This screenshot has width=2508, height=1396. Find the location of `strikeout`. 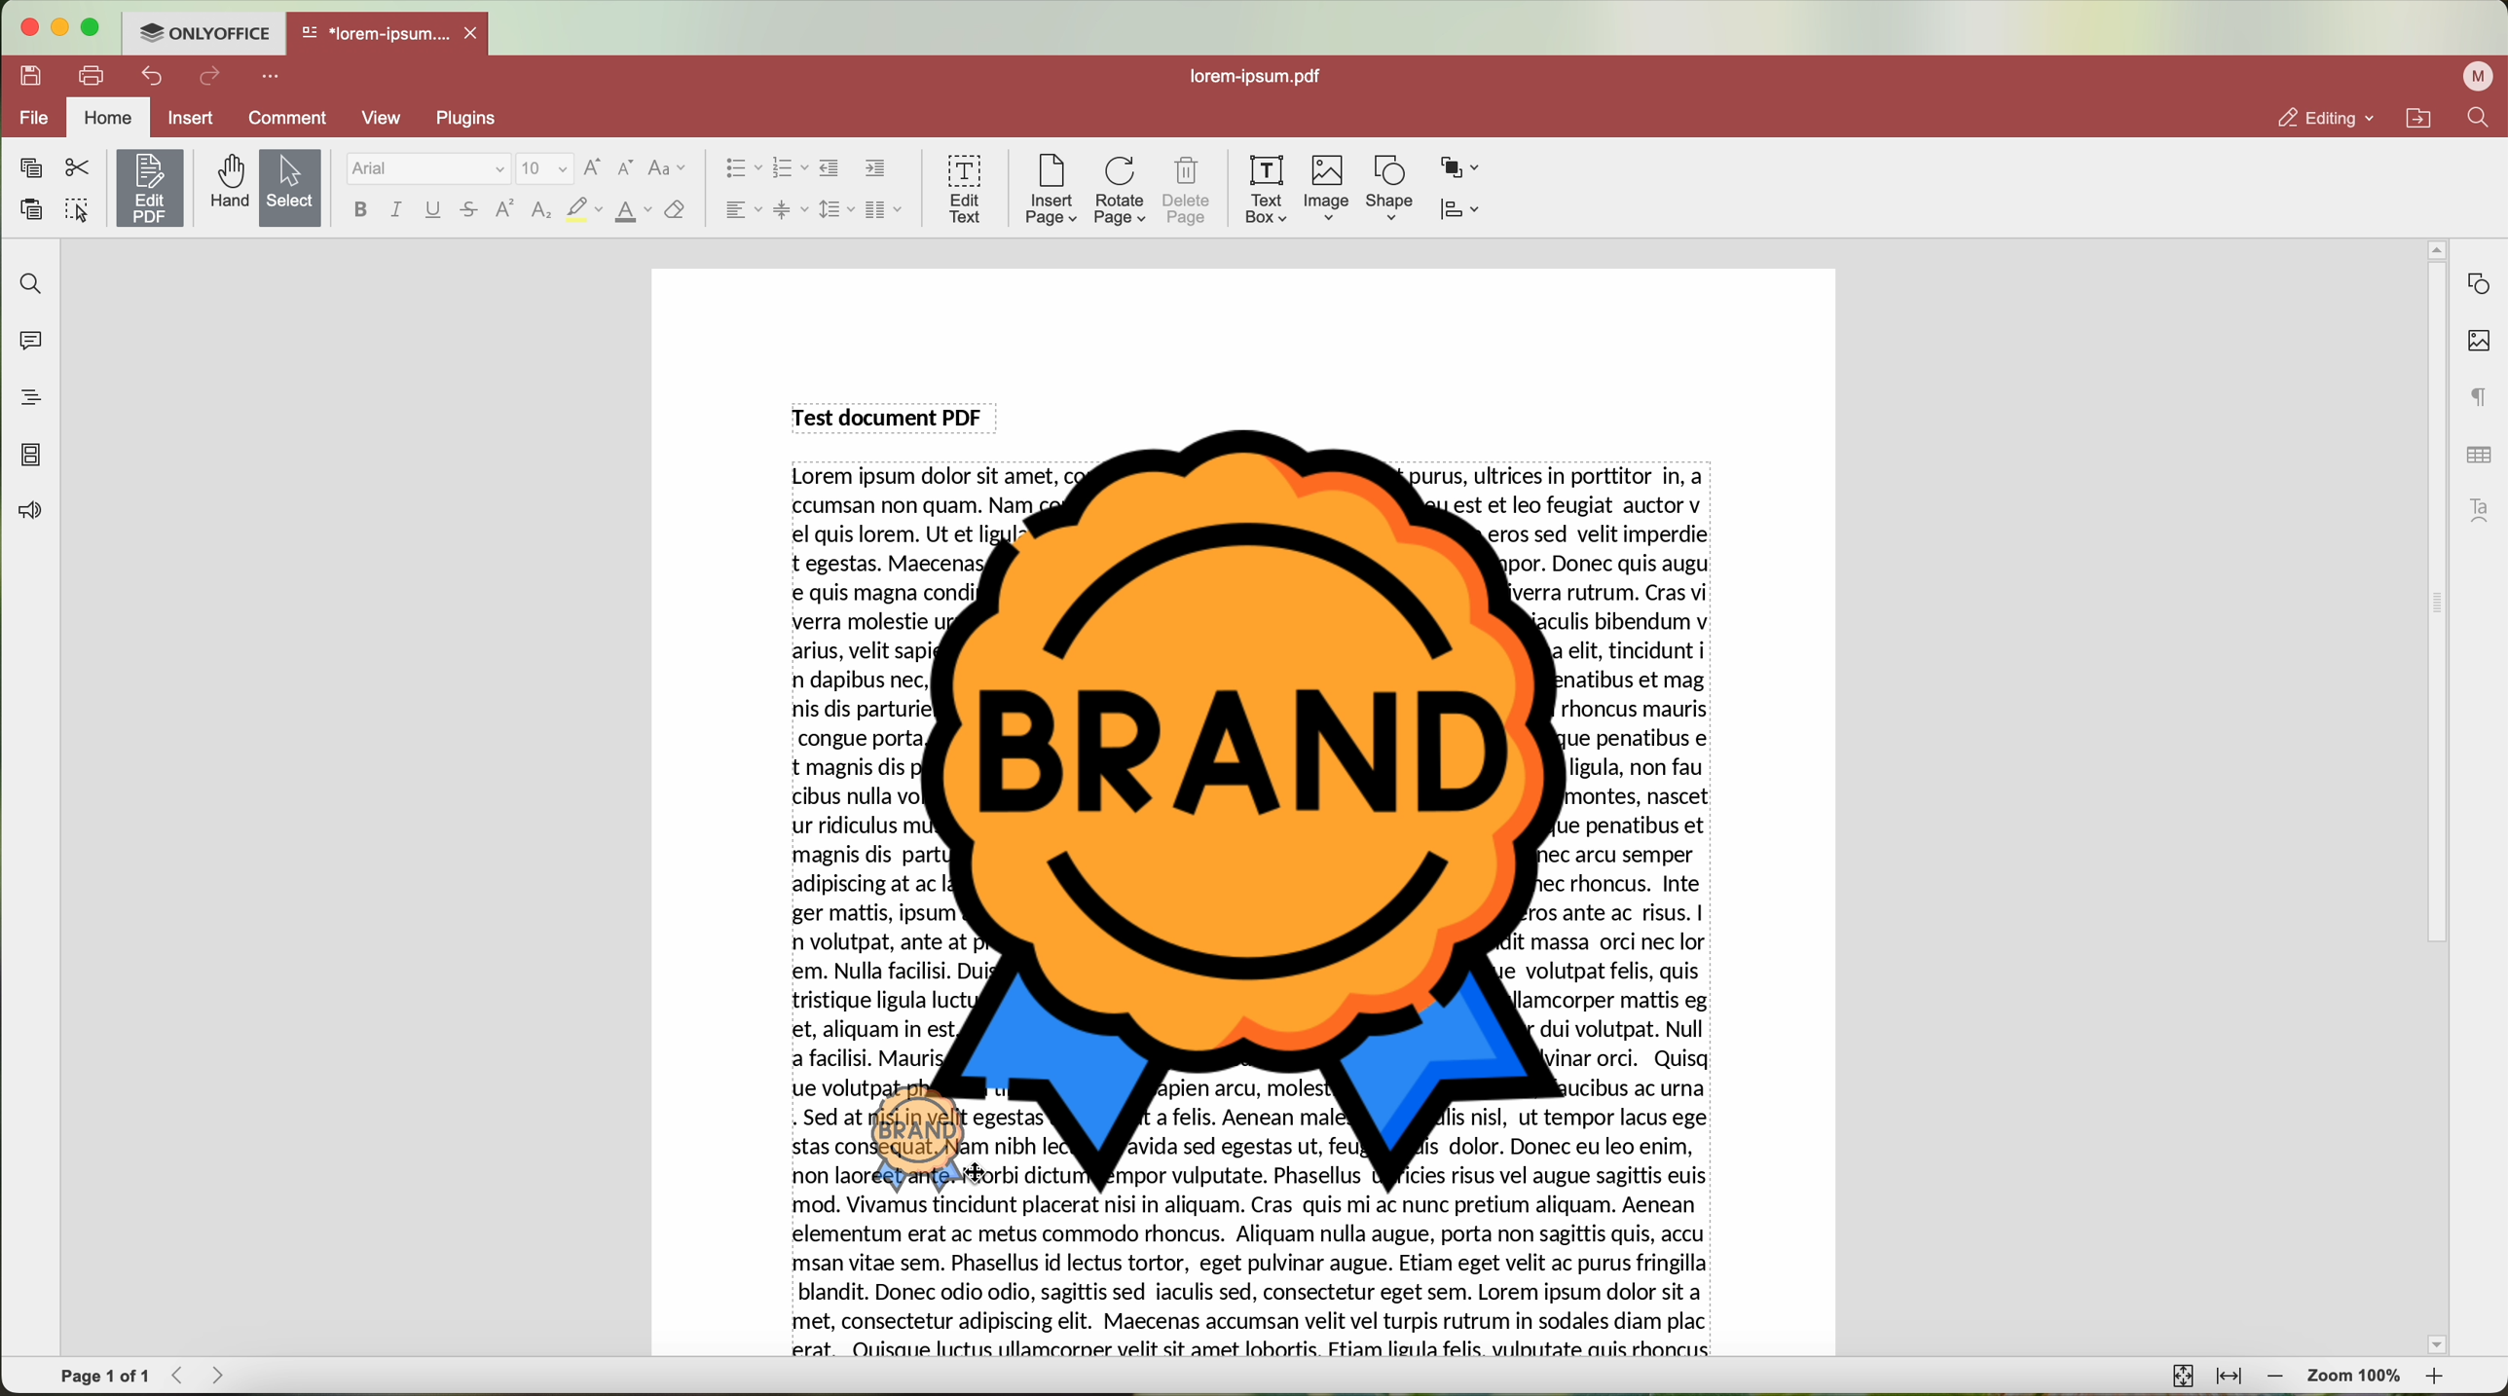

strikeout is located at coordinates (470, 211).